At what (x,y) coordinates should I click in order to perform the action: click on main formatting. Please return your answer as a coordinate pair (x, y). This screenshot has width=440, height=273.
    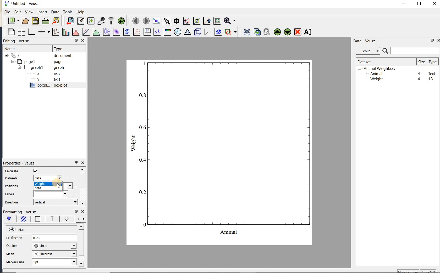
    Looking at the image, I should click on (9, 220).